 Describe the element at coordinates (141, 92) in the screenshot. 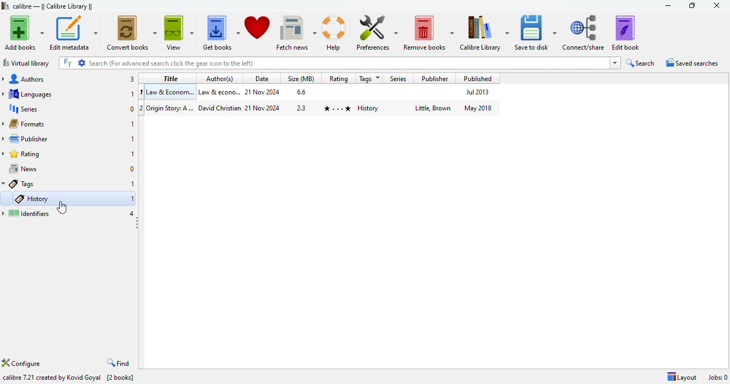

I see `1` at that location.